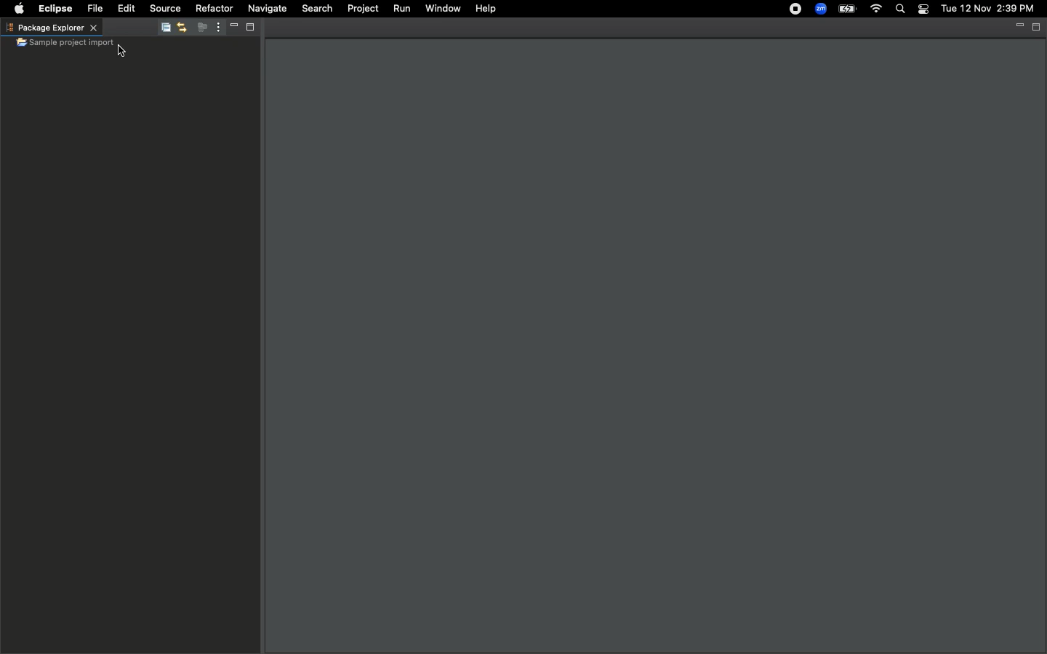 The height and width of the screenshot is (654, 1047). Describe the element at coordinates (1018, 26) in the screenshot. I see `Minimize` at that location.